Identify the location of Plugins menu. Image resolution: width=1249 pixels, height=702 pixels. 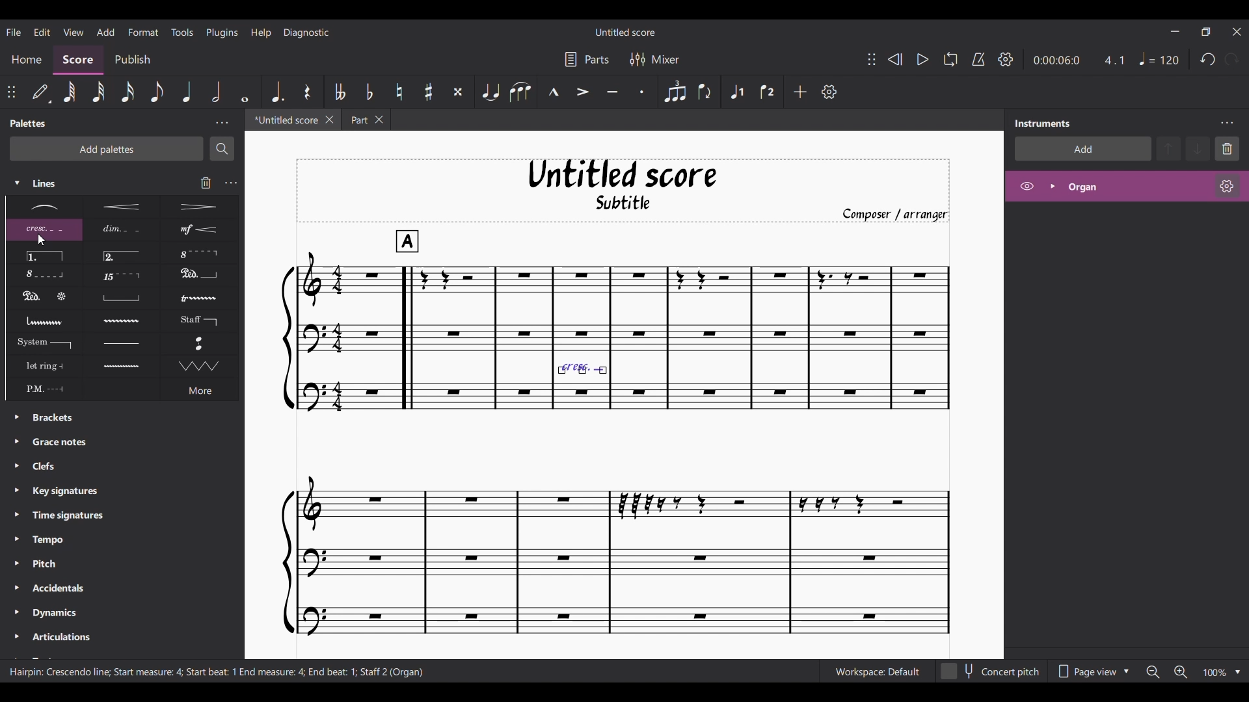
(222, 32).